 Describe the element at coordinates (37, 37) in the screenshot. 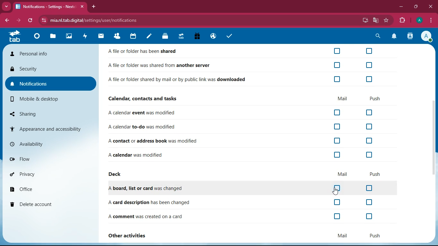

I see `Dashboard` at that location.